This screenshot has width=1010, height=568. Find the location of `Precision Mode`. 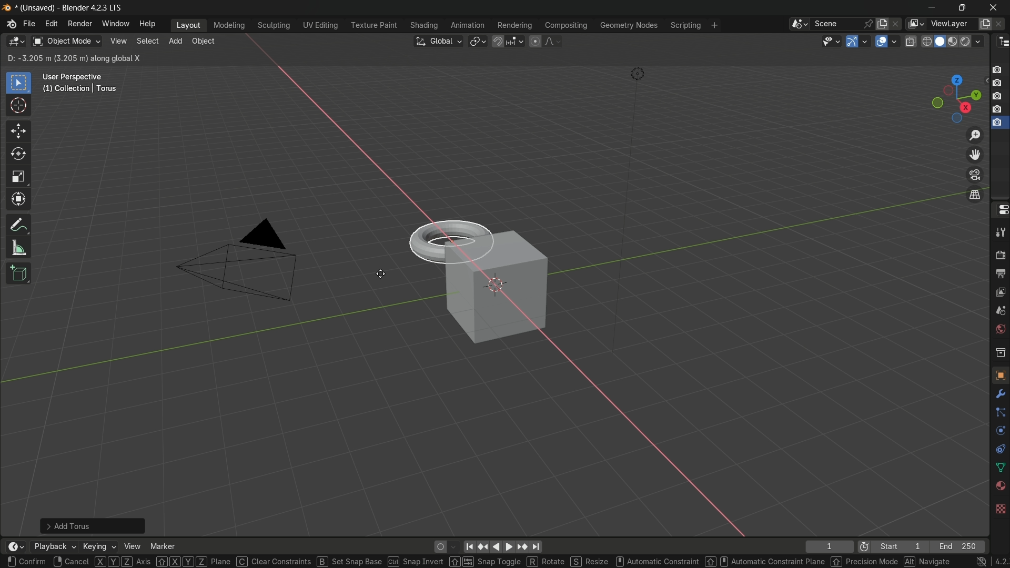

Precision Mode is located at coordinates (864, 562).